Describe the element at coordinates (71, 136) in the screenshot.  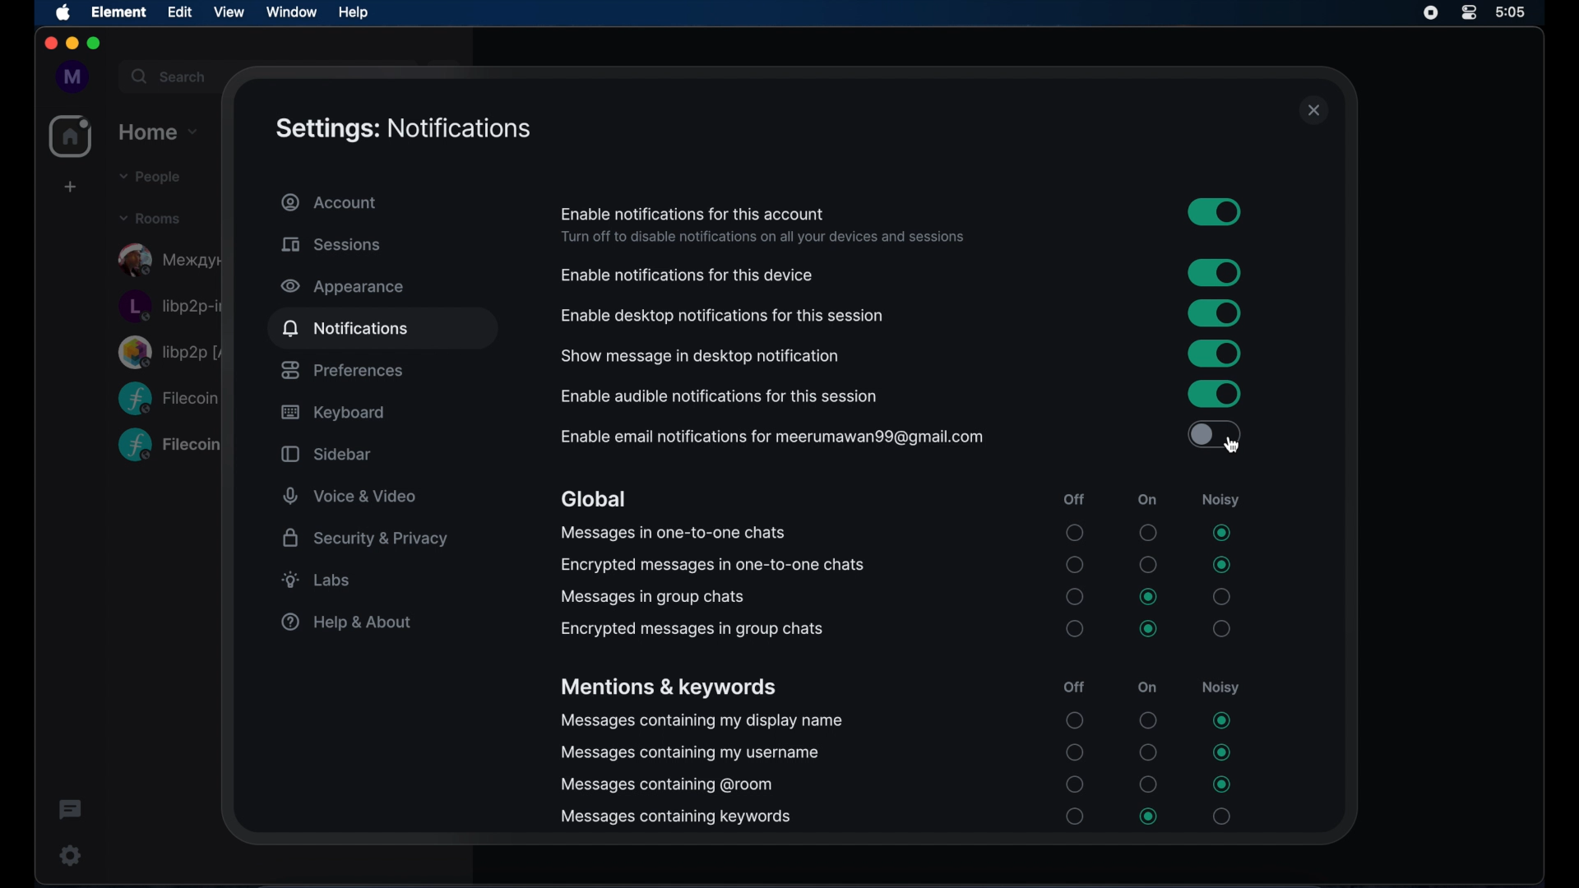
I see `home` at that location.